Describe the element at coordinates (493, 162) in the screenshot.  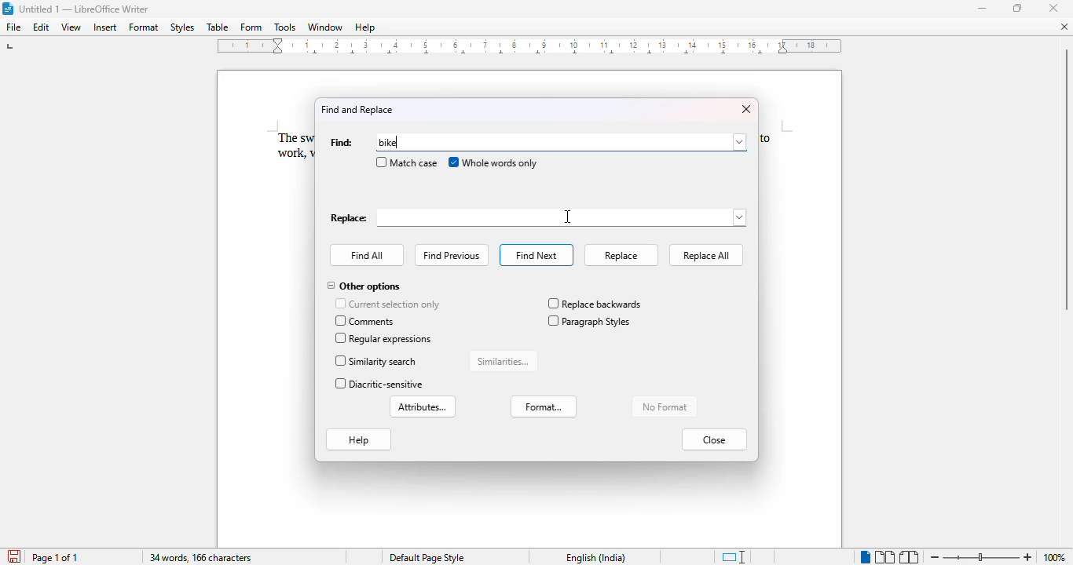
I see `whole words only` at that location.